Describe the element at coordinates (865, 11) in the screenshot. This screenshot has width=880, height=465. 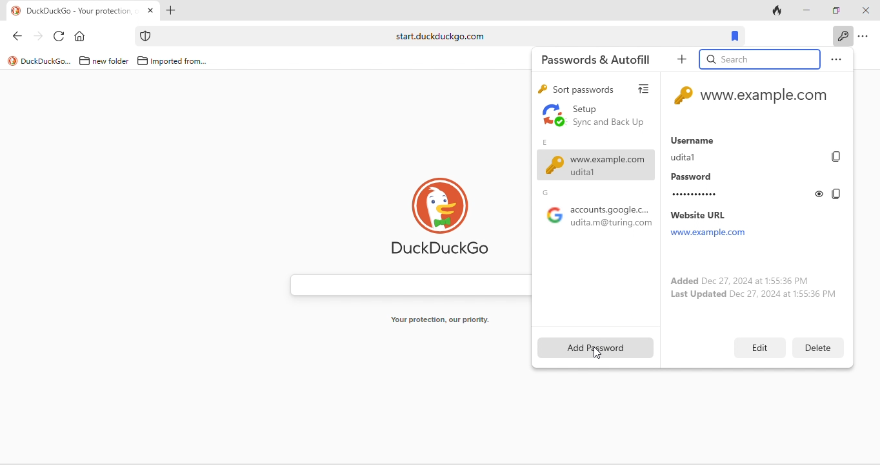
I see `close` at that location.